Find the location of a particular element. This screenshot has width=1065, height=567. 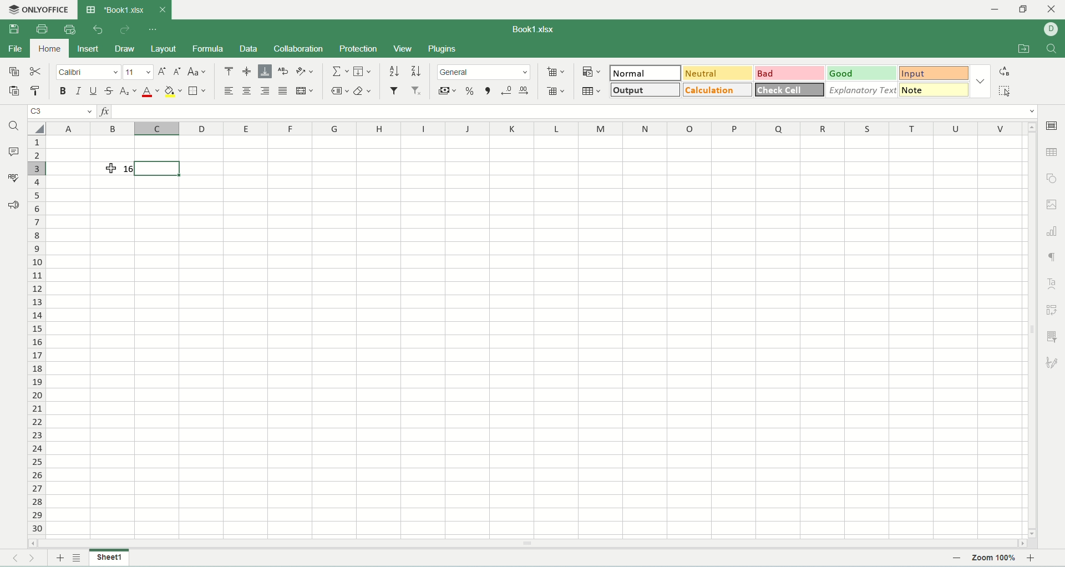

Book1.xlsx is located at coordinates (540, 28).